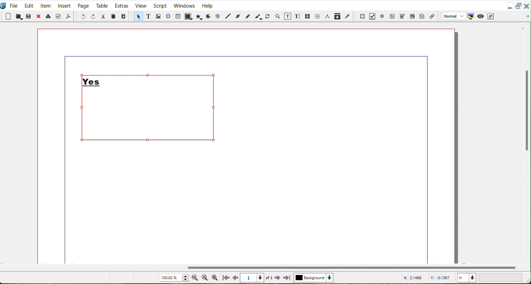 The width and height of the screenshot is (531, 284). I want to click on Measurement in Inches, so click(467, 277).